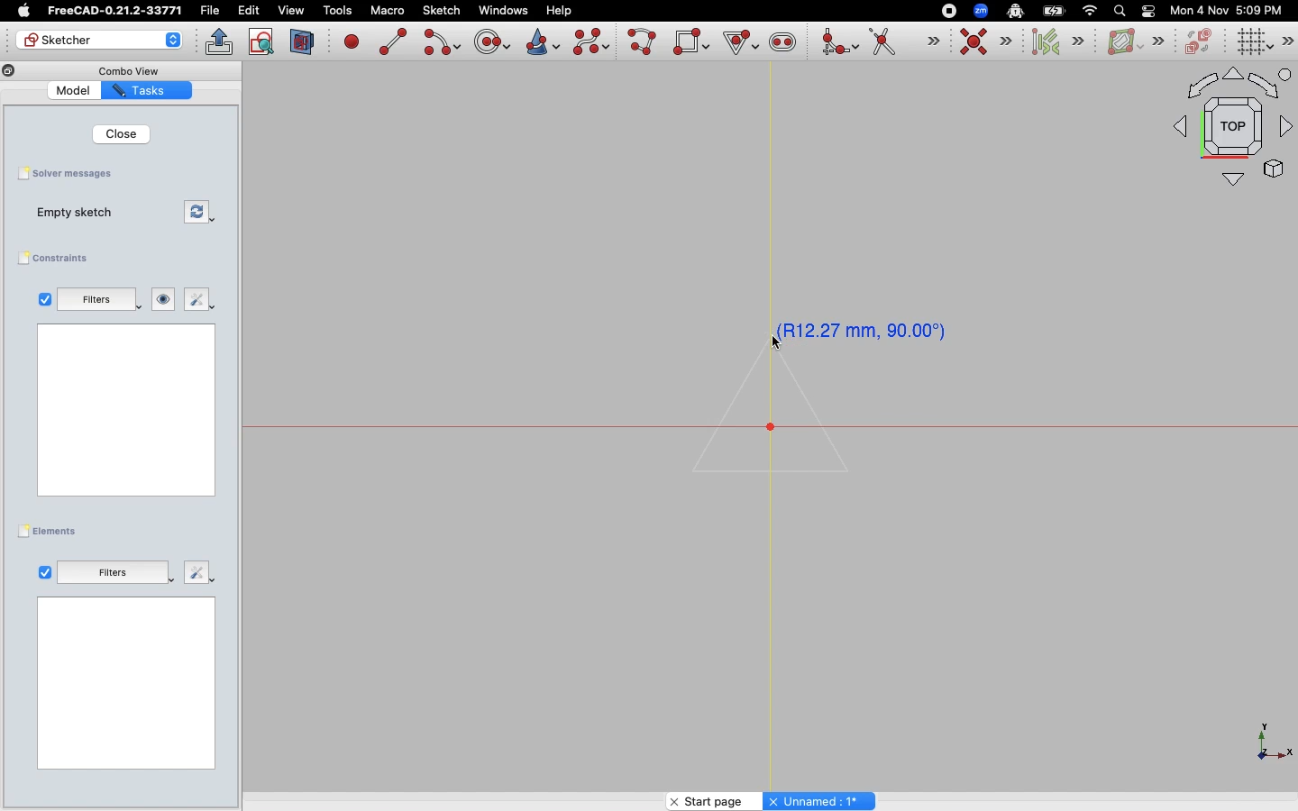 The height and width of the screenshot is (811, 1298). What do you see at coordinates (821, 800) in the screenshot?
I see `Unnamed` at bounding box center [821, 800].